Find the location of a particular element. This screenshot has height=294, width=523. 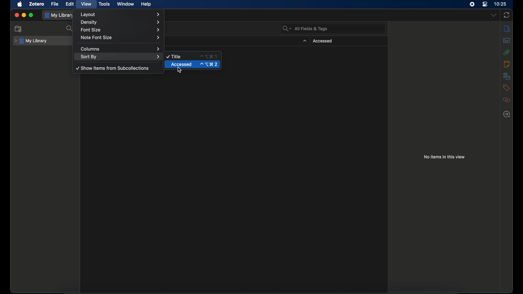

related is located at coordinates (507, 100).